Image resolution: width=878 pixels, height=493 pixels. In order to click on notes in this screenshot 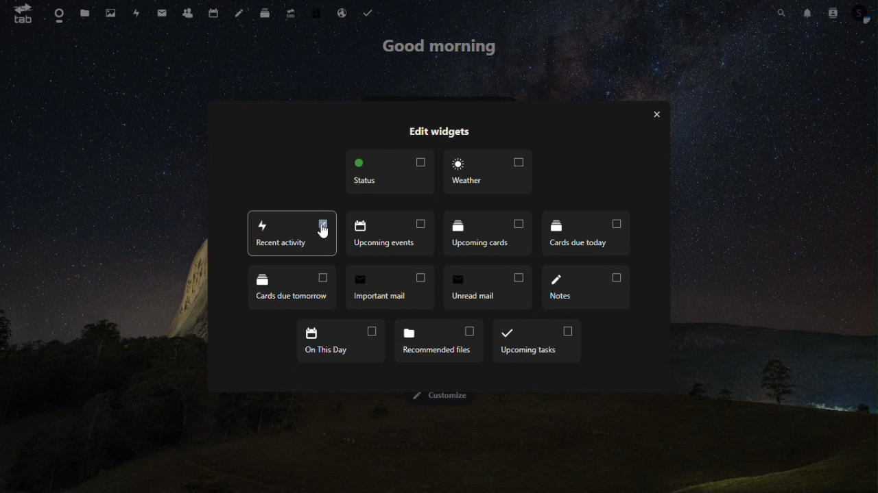, I will do `click(587, 289)`.